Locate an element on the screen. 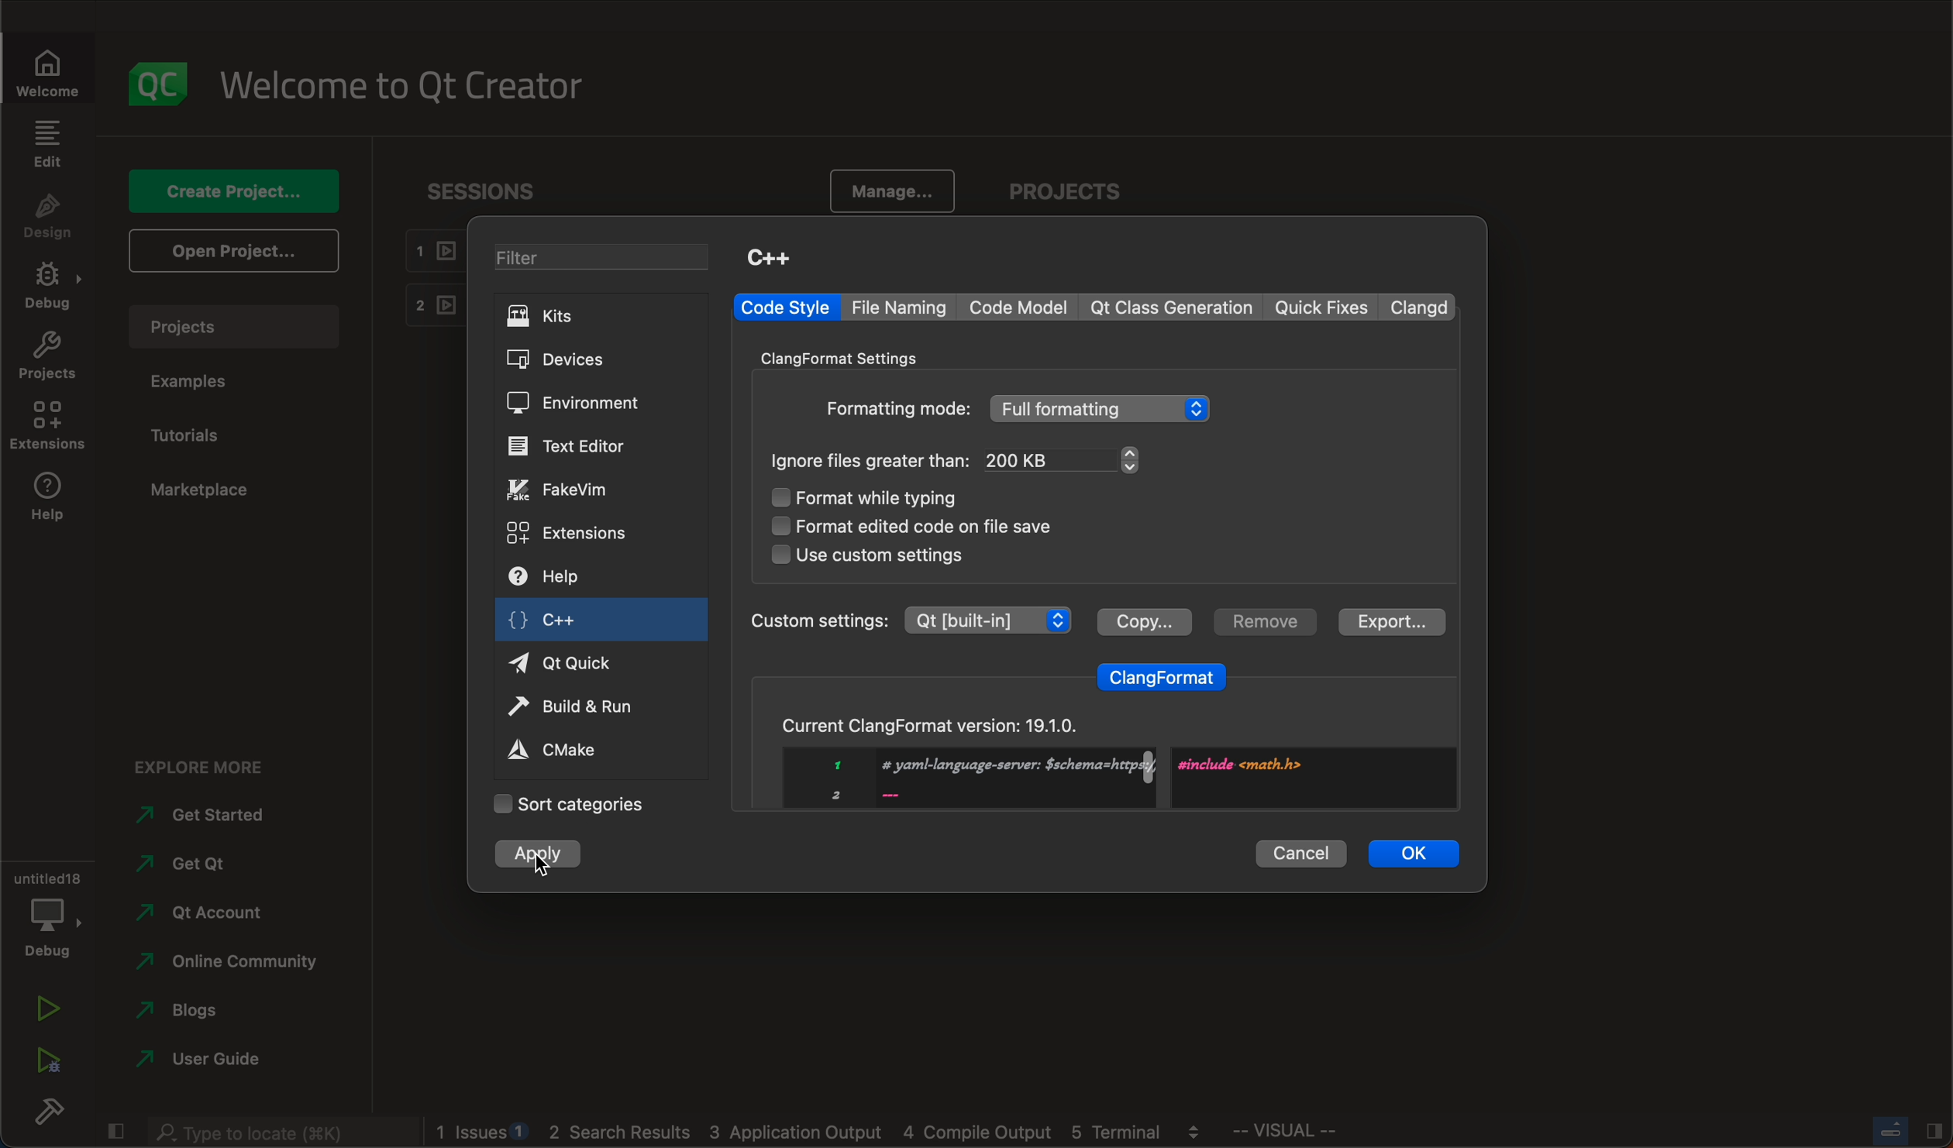 Image resolution: width=1953 pixels, height=1148 pixels. filter is located at coordinates (608, 260).